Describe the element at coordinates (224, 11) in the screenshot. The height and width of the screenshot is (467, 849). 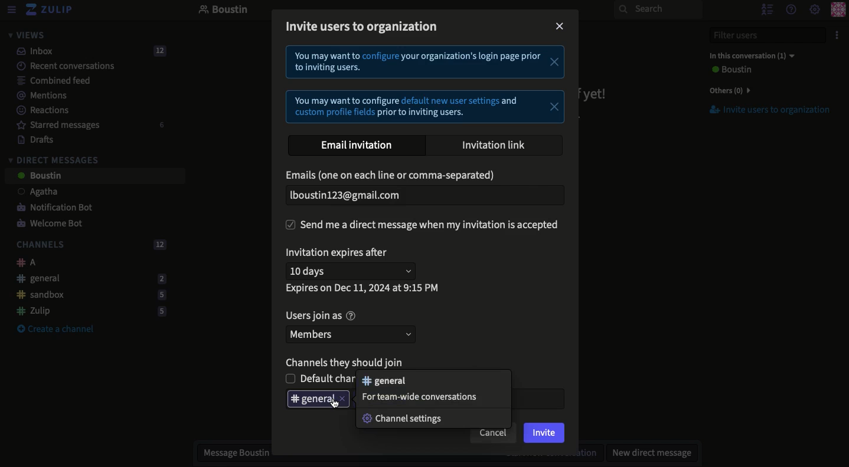
I see `Boustin` at that location.